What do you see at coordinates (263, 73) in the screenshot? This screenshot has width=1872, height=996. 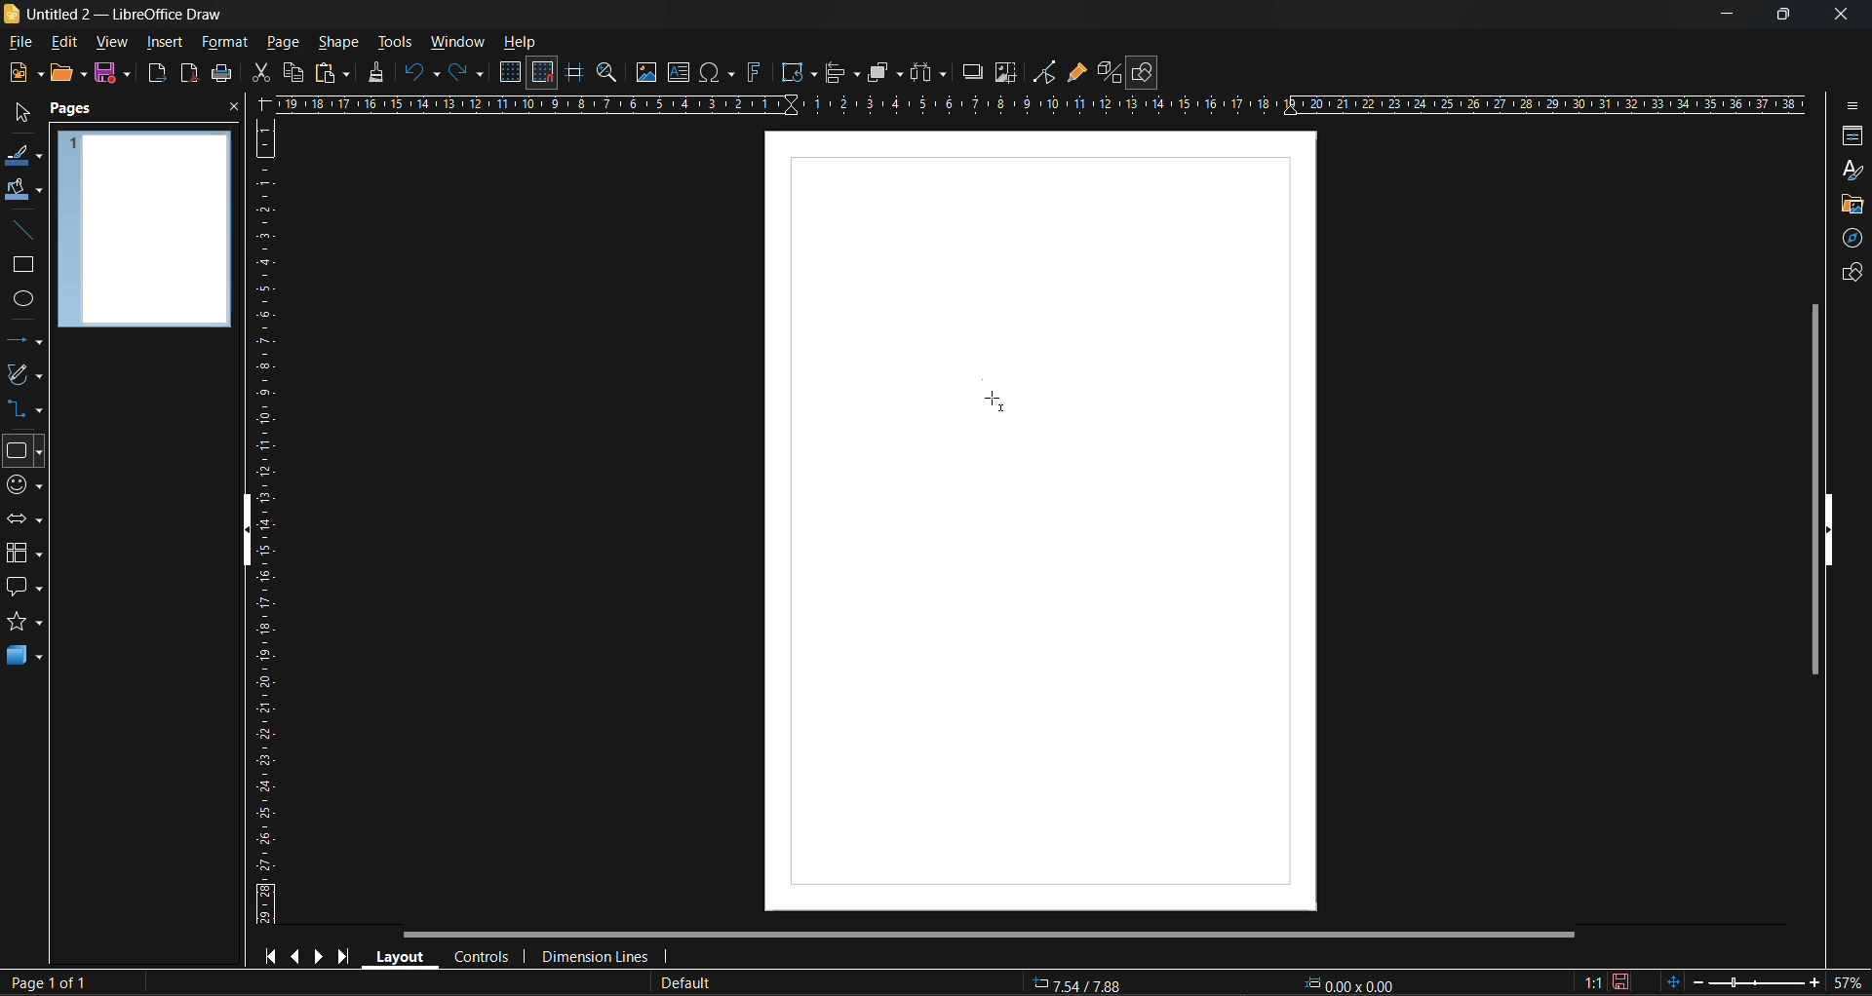 I see `cut` at bounding box center [263, 73].